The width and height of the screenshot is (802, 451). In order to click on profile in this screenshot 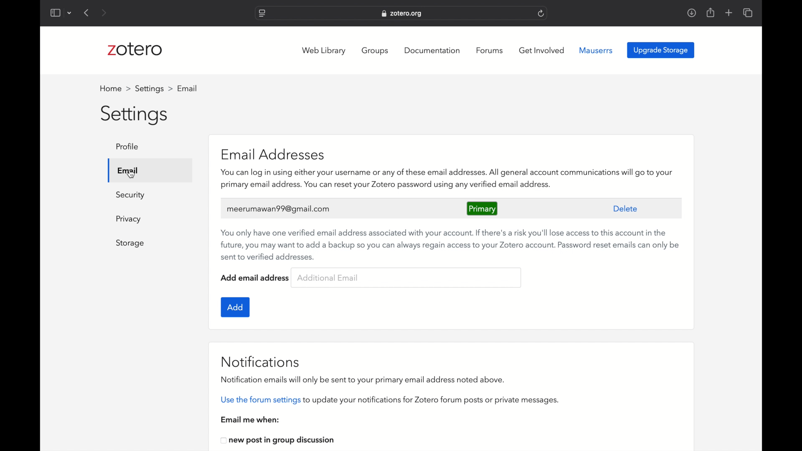, I will do `click(130, 146)`.